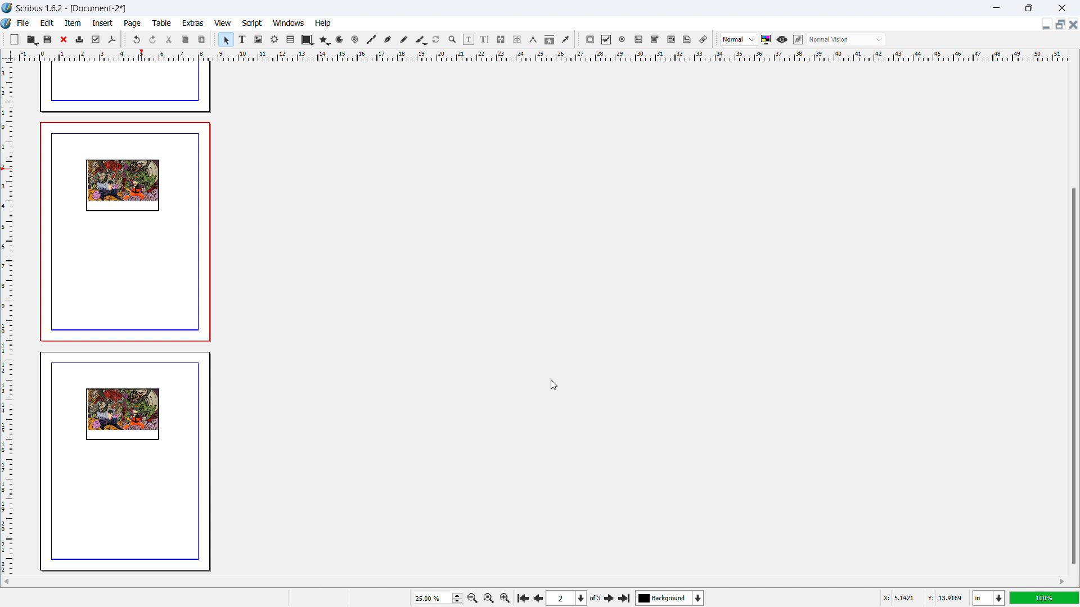 The height and width of the screenshot is (607, 1080). Describe the element at coordinates (484, 39) in the screenshot. I see `edit text with story editor` at that location.